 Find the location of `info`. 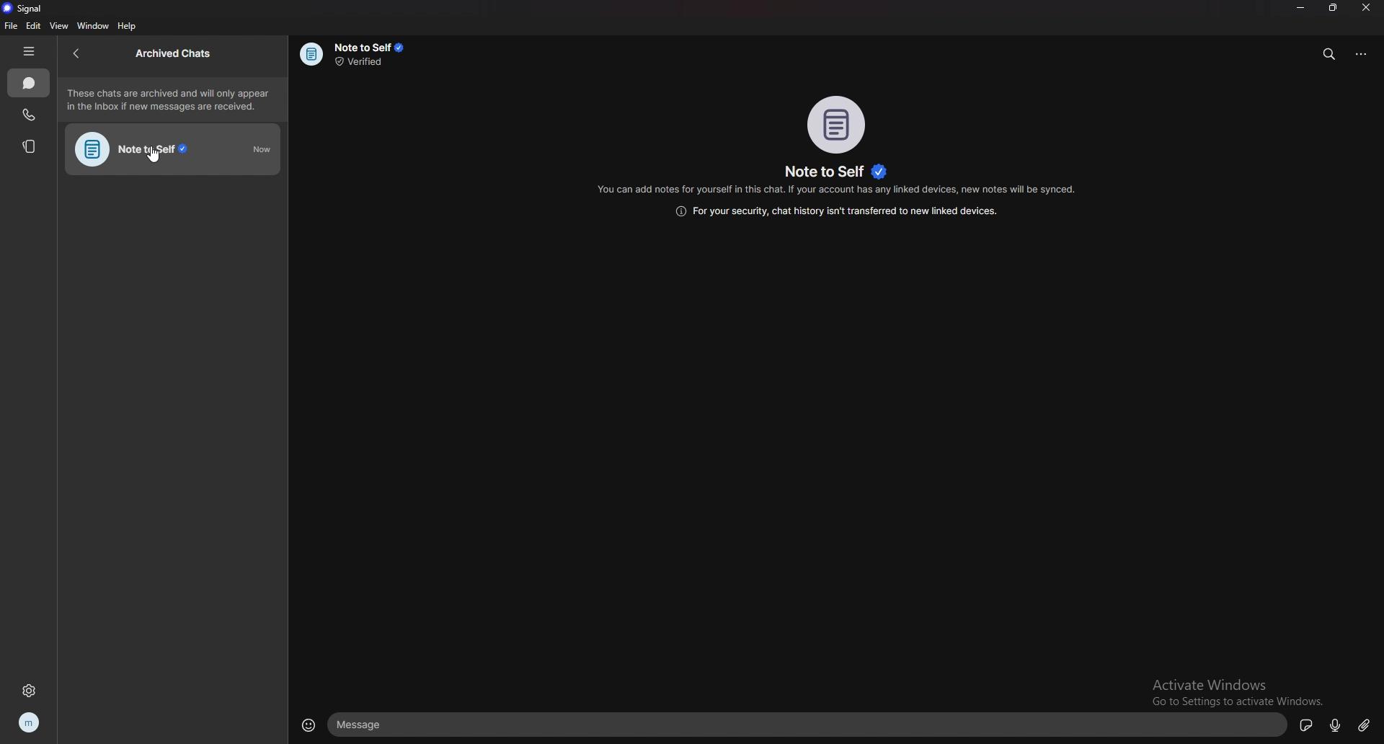

info is located at coordinates (842, 191).